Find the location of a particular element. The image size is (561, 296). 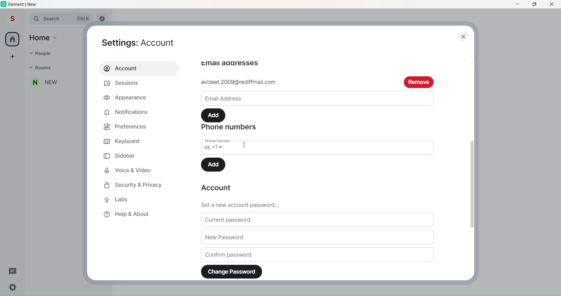

Search Bar is located at coordinates (61, 19).